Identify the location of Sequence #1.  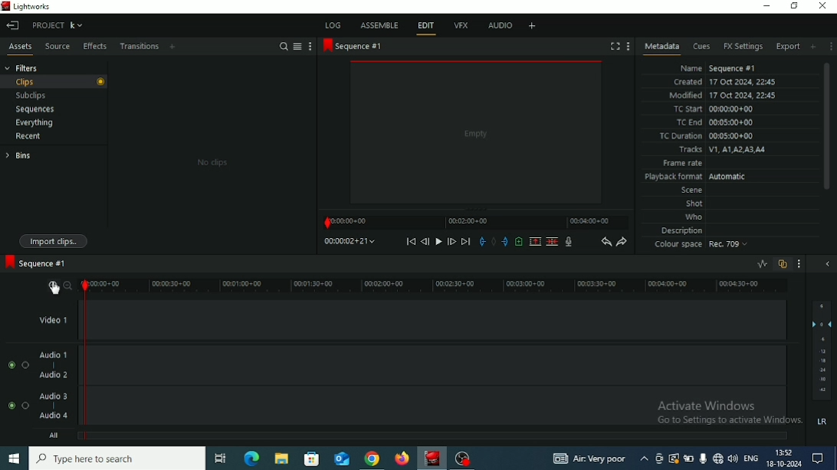
(34, 262).